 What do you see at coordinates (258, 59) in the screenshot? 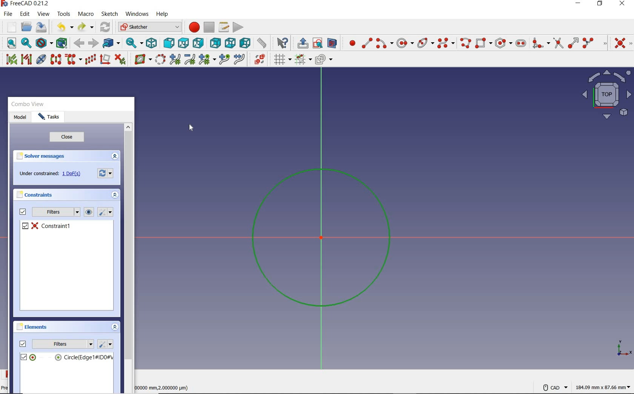
I see `switch virtual space` at bounding box center [258, 59].